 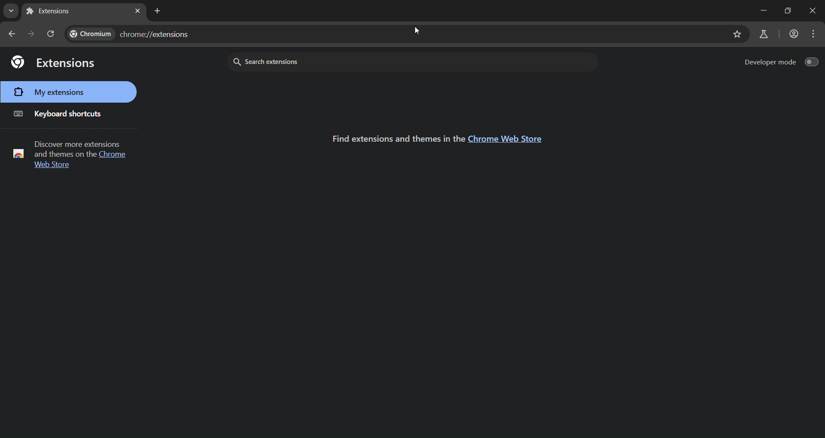 I want to click on Find extensions and themes in the Chrome Web Store, so click(x=393, y=137).